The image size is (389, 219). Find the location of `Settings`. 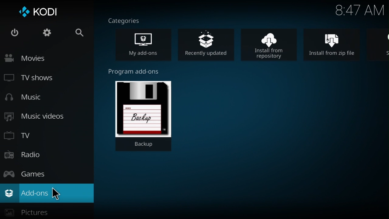

Settings is located at coordinates (44, 34).